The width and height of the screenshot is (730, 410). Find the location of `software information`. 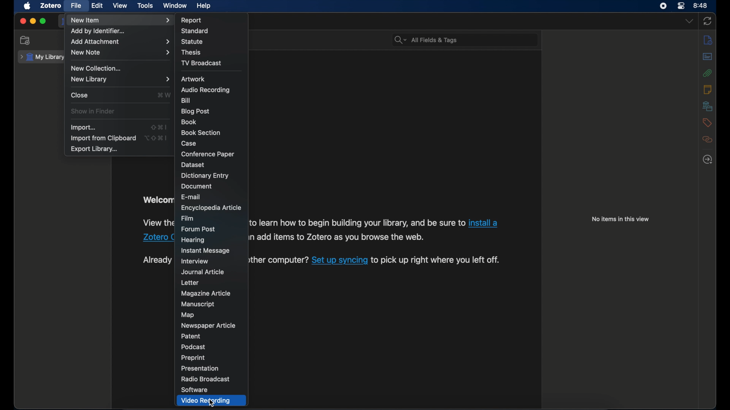

software information is located at coordinates (436, 261).